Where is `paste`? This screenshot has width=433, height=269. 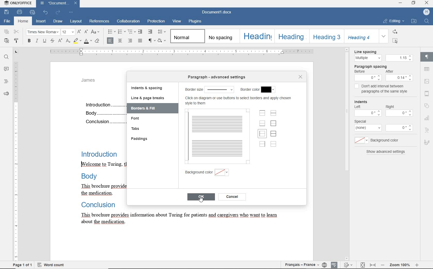 paste is located at coordinates (6, 41).